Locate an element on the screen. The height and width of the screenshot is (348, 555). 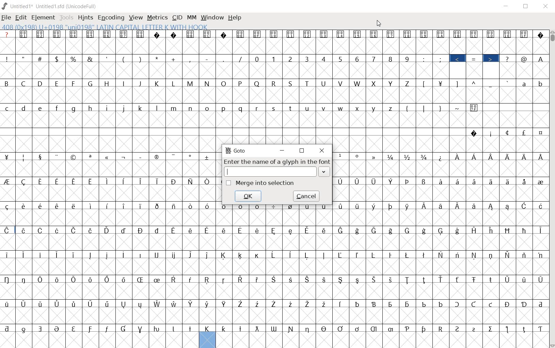
special letters is located at coordinates (274, 279).